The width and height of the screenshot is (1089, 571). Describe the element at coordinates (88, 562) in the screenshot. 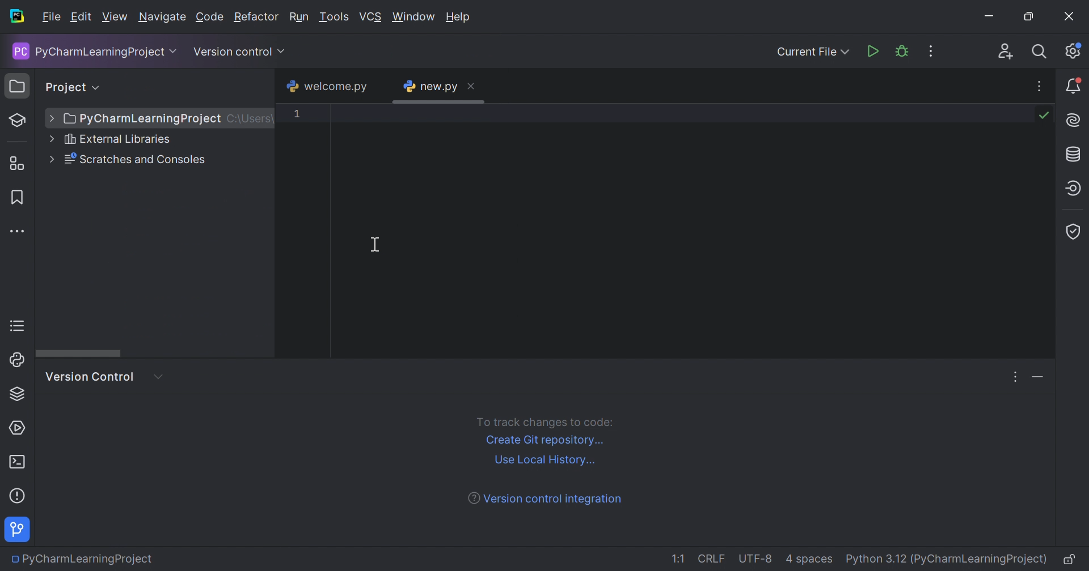

I see `PyCharmLearningProject` at that location.